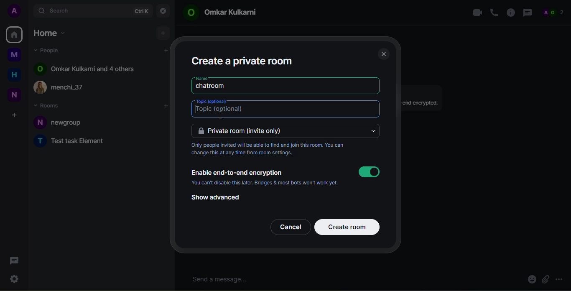 Image resolution: width=571 pixels, height=291 pixels. Describe the element at coordinates (163, 11) in the screenshot. I see `explore rooms` at that location.